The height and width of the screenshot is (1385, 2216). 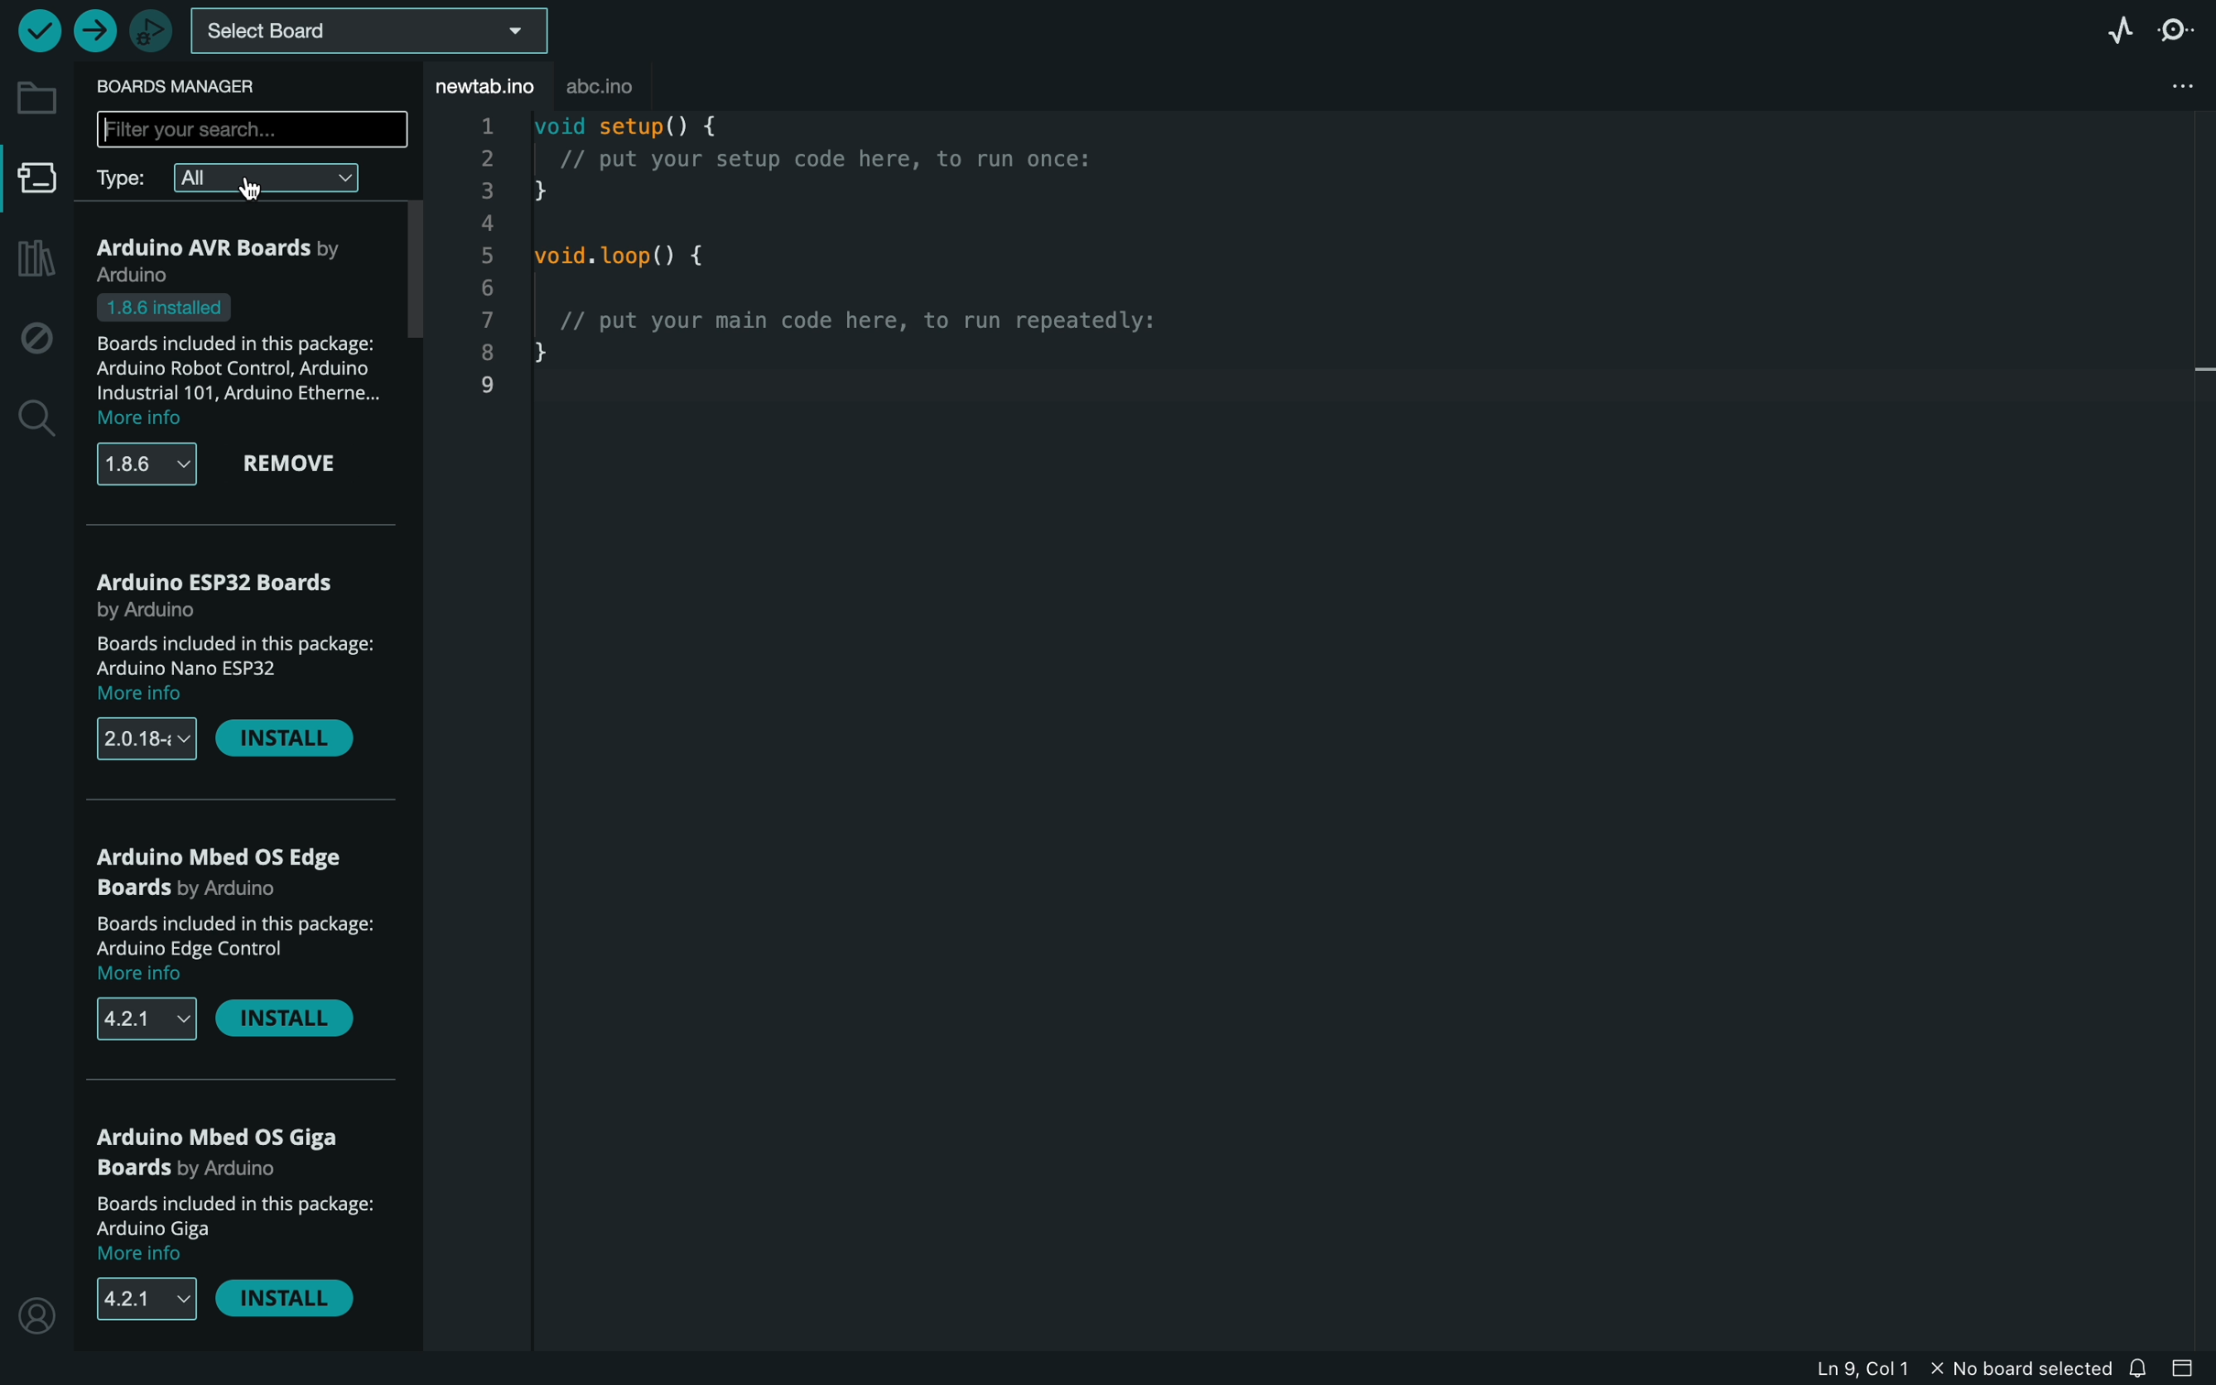 I want to click on versions, so click(x=154, y=463).